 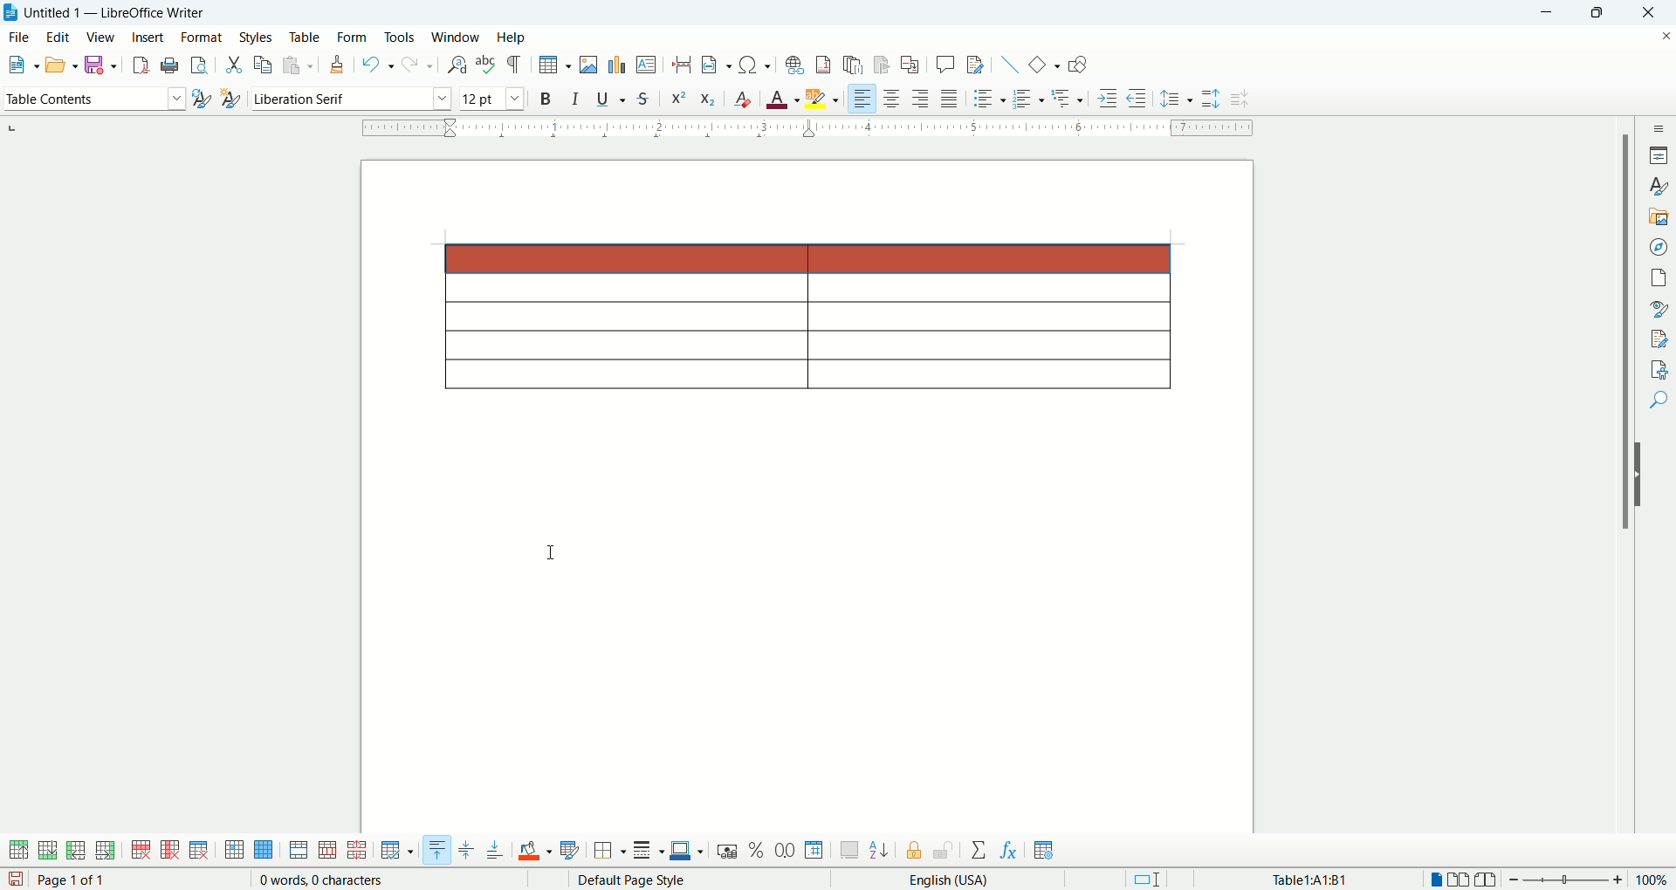 What do you see at coordinates (337, 63) in the screenshot?
I see `clone formatting` at bounding box center [337, 63].